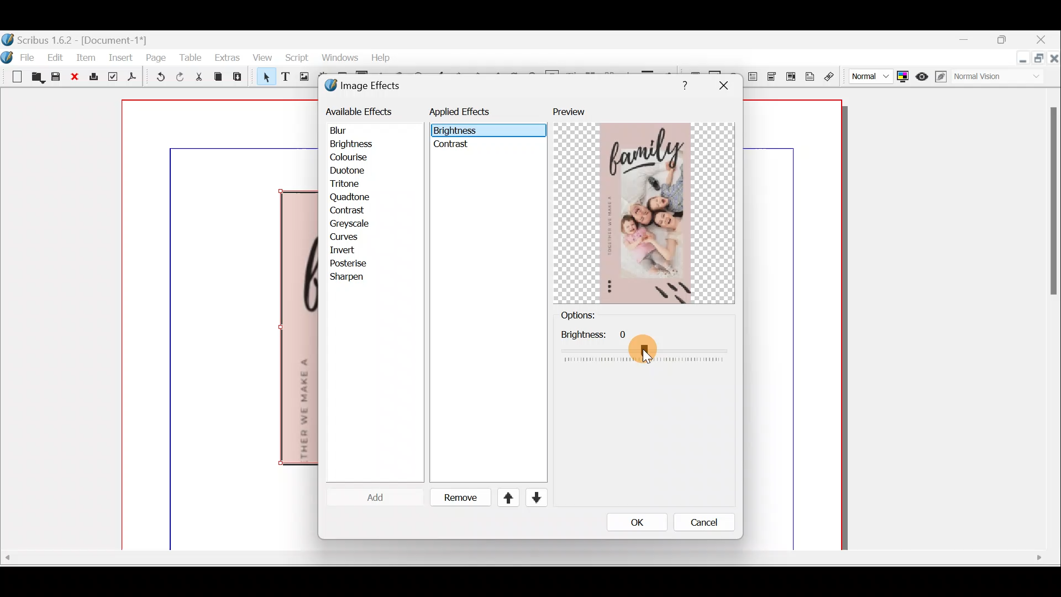  Describe the element at coordinates (8, 56) in the screenshot. I see `Logo` at that location.